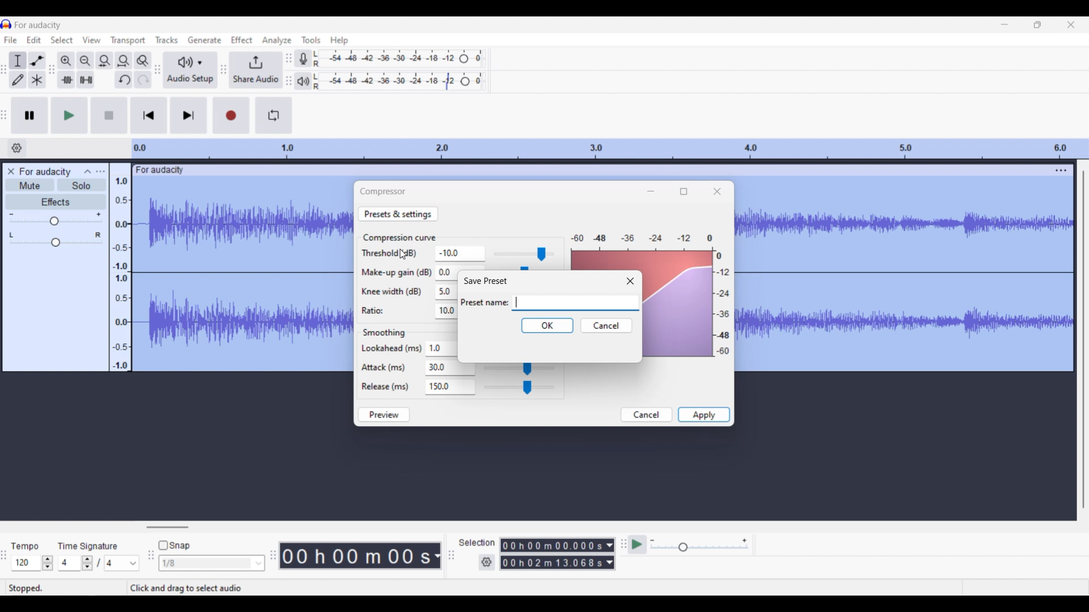  Describe the element at coordinates (355, 555) in the screenshot. I see `00 h 00 m 00 s` at that location.